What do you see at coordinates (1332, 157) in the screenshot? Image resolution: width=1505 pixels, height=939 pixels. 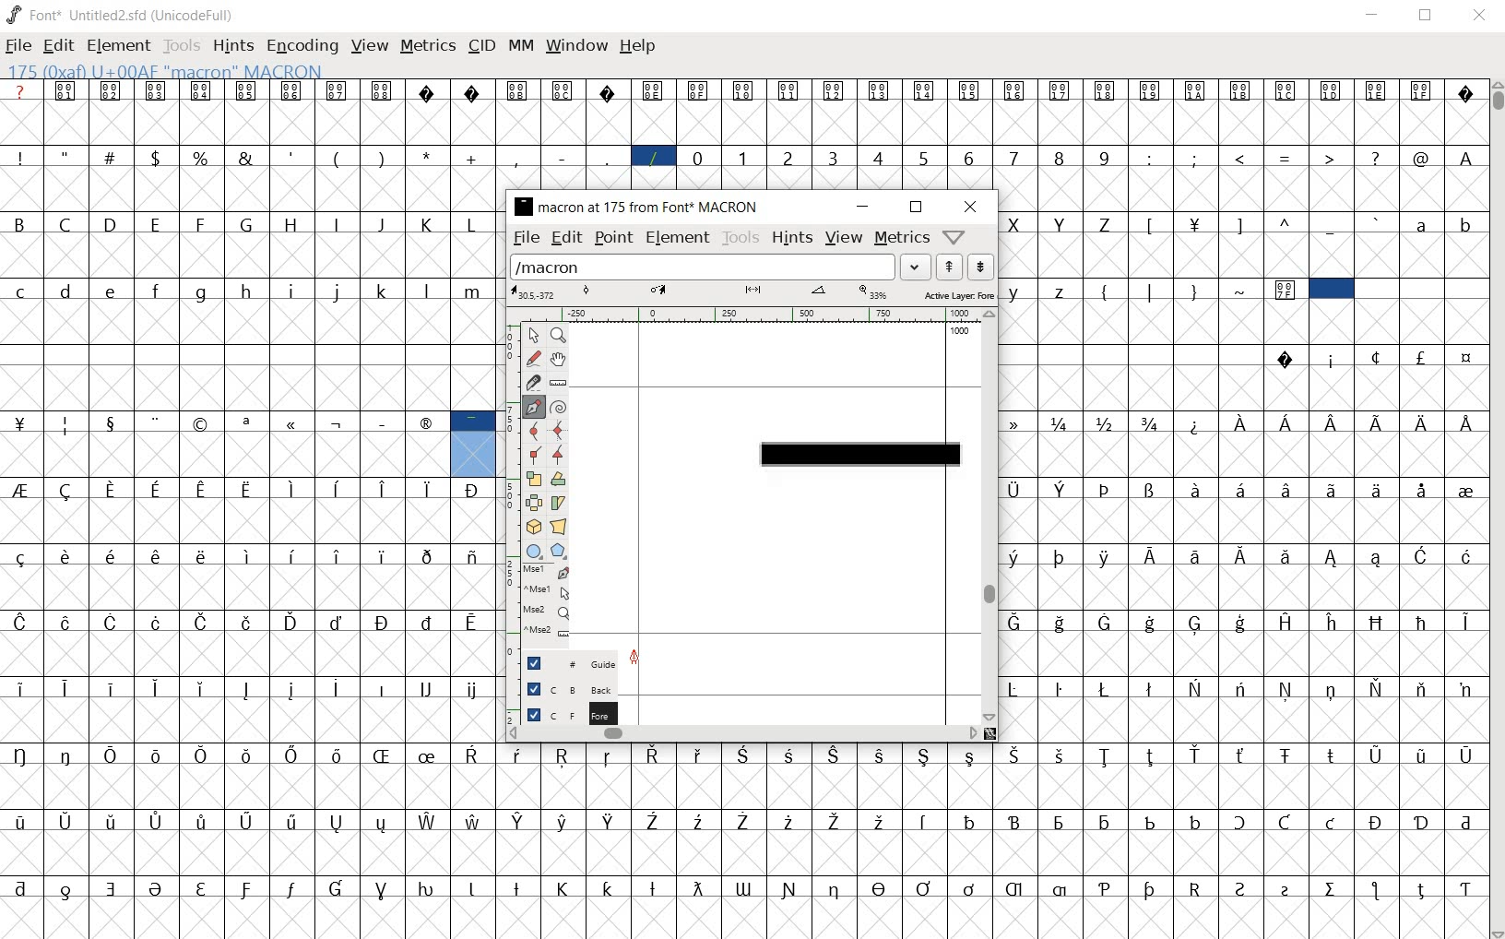 I see `>` at bounding box center [1332, 157].